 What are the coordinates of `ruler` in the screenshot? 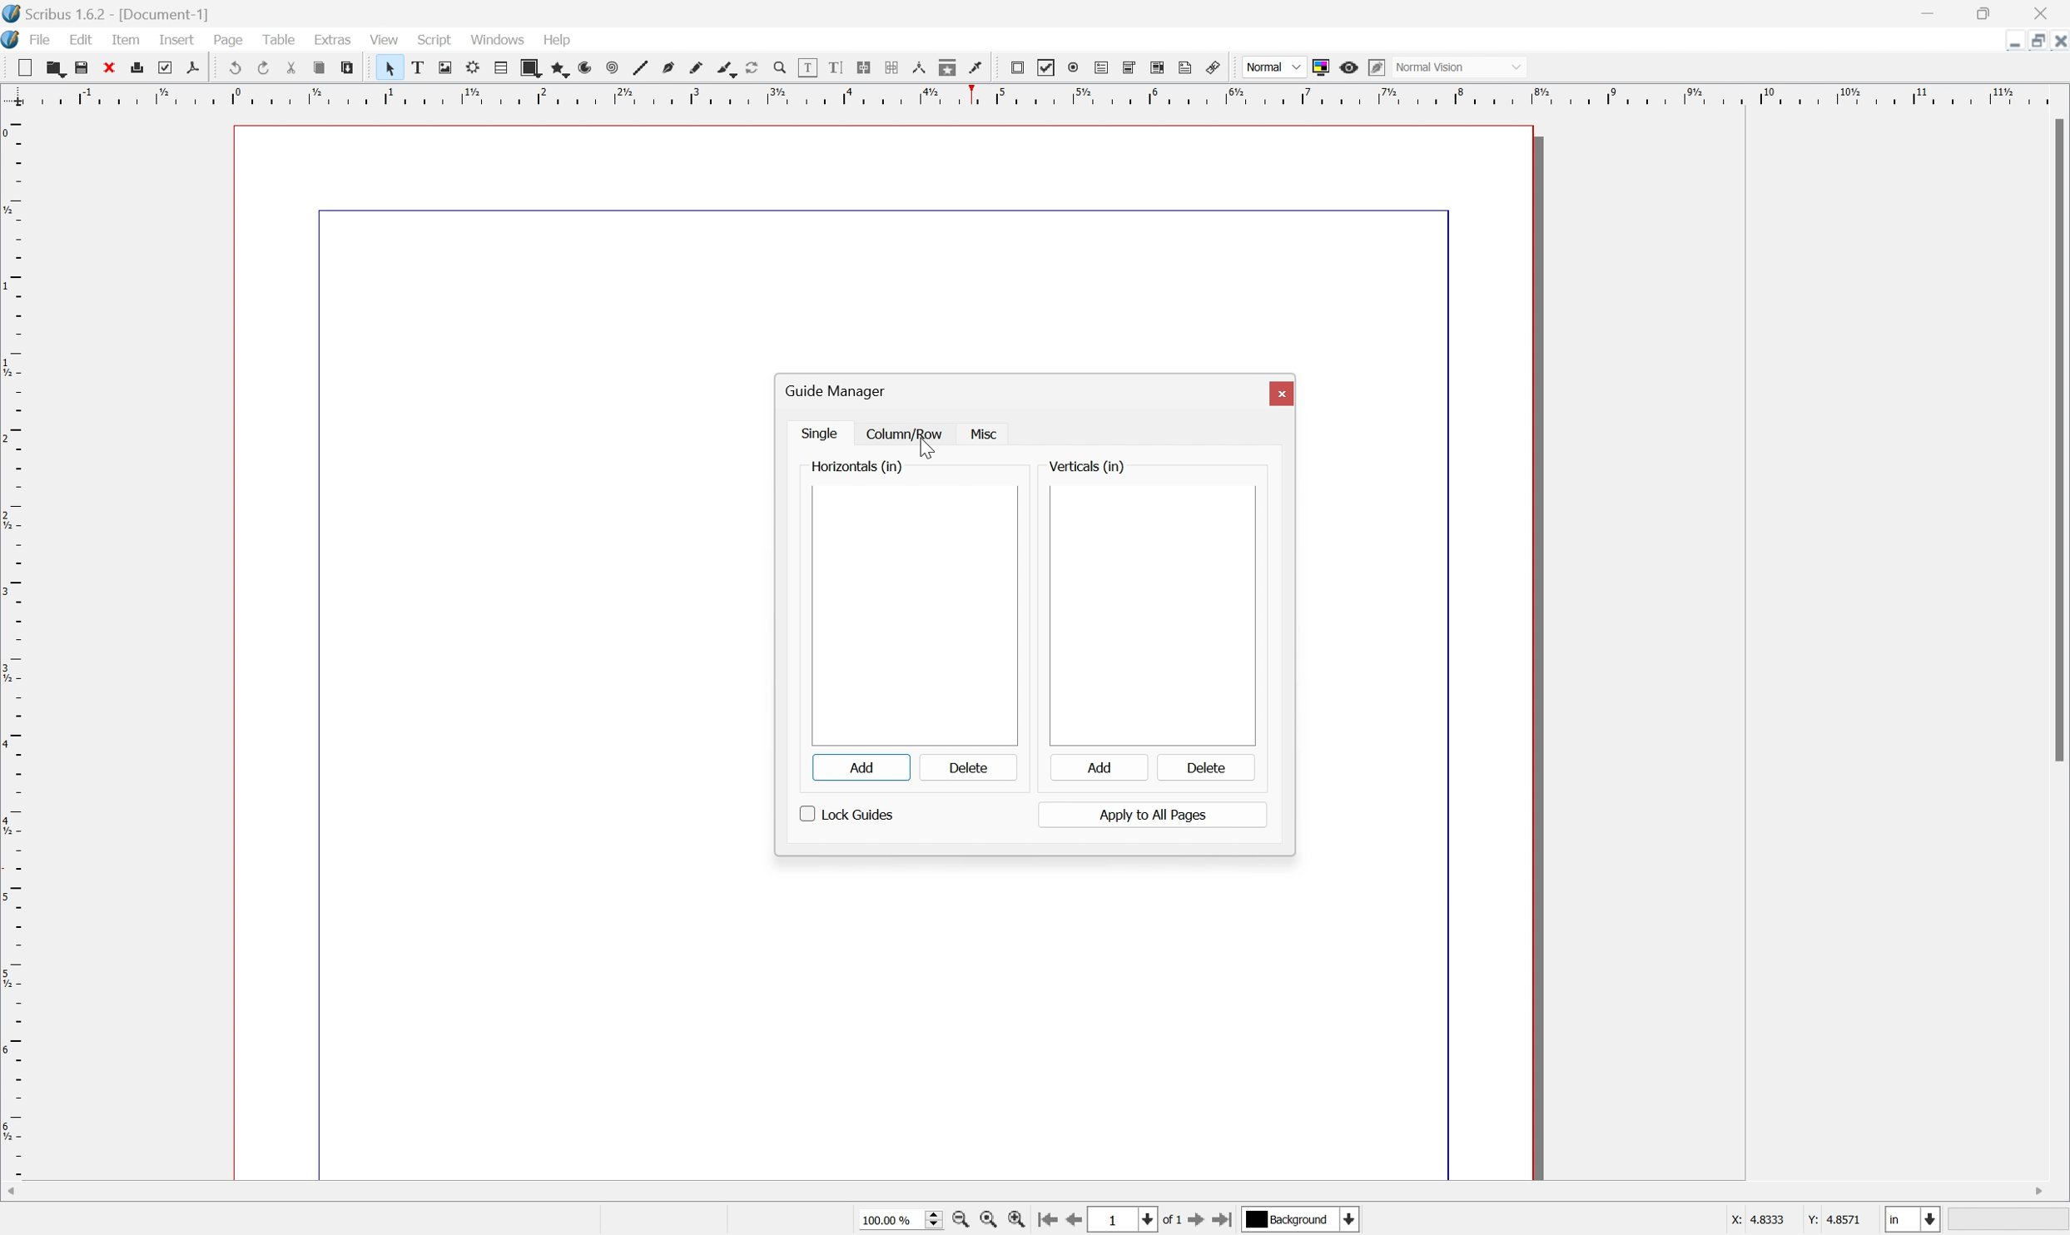 It's located at (1035, 95).